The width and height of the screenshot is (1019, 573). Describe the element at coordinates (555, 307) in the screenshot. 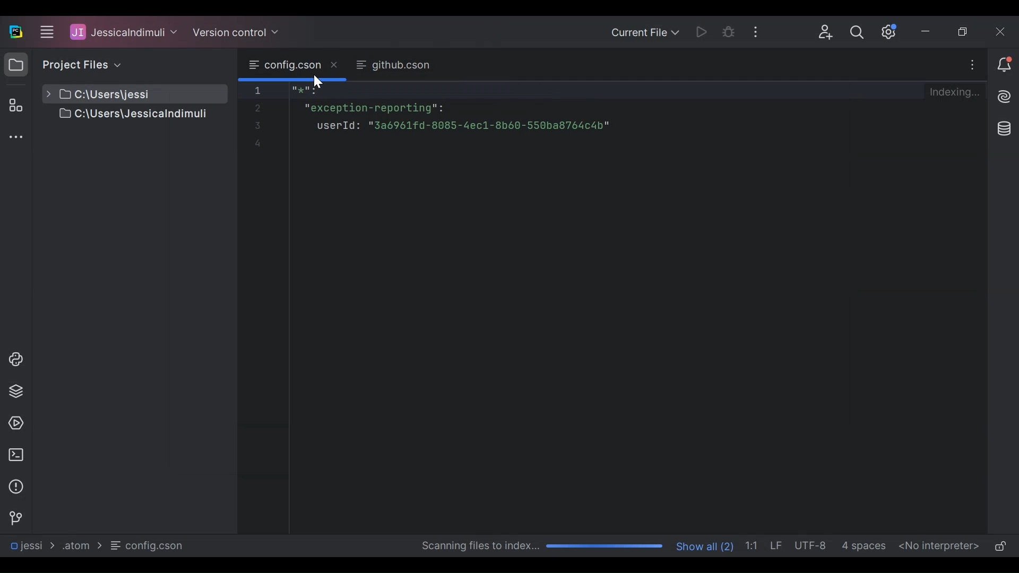

I see `Editor` at that location.